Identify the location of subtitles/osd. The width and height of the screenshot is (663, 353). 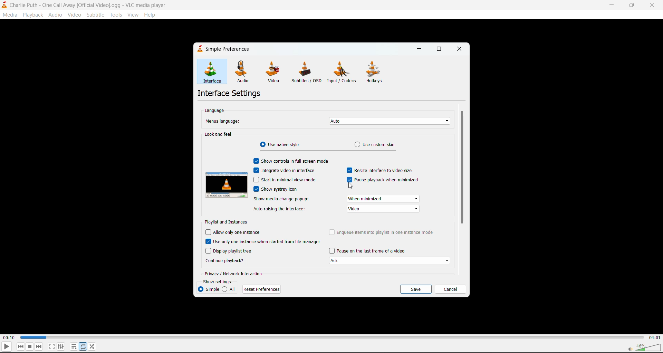
(307, 72).